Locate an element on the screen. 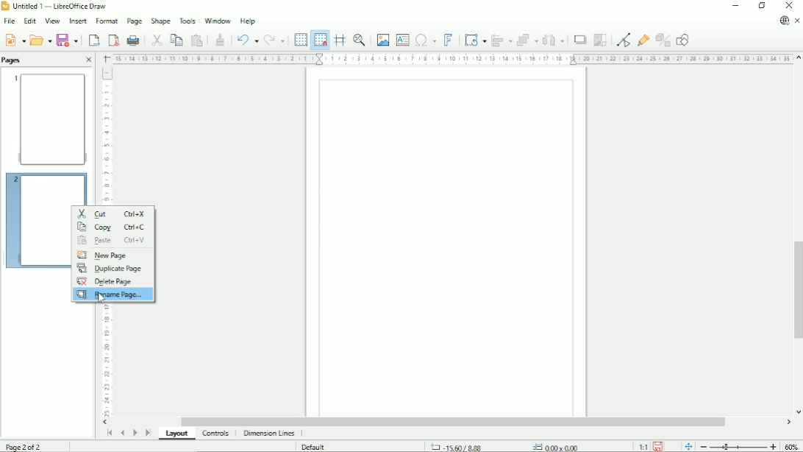 The width and height of the screenshot is (803, 452). Dimension lines is located at coordinates (268, 434).